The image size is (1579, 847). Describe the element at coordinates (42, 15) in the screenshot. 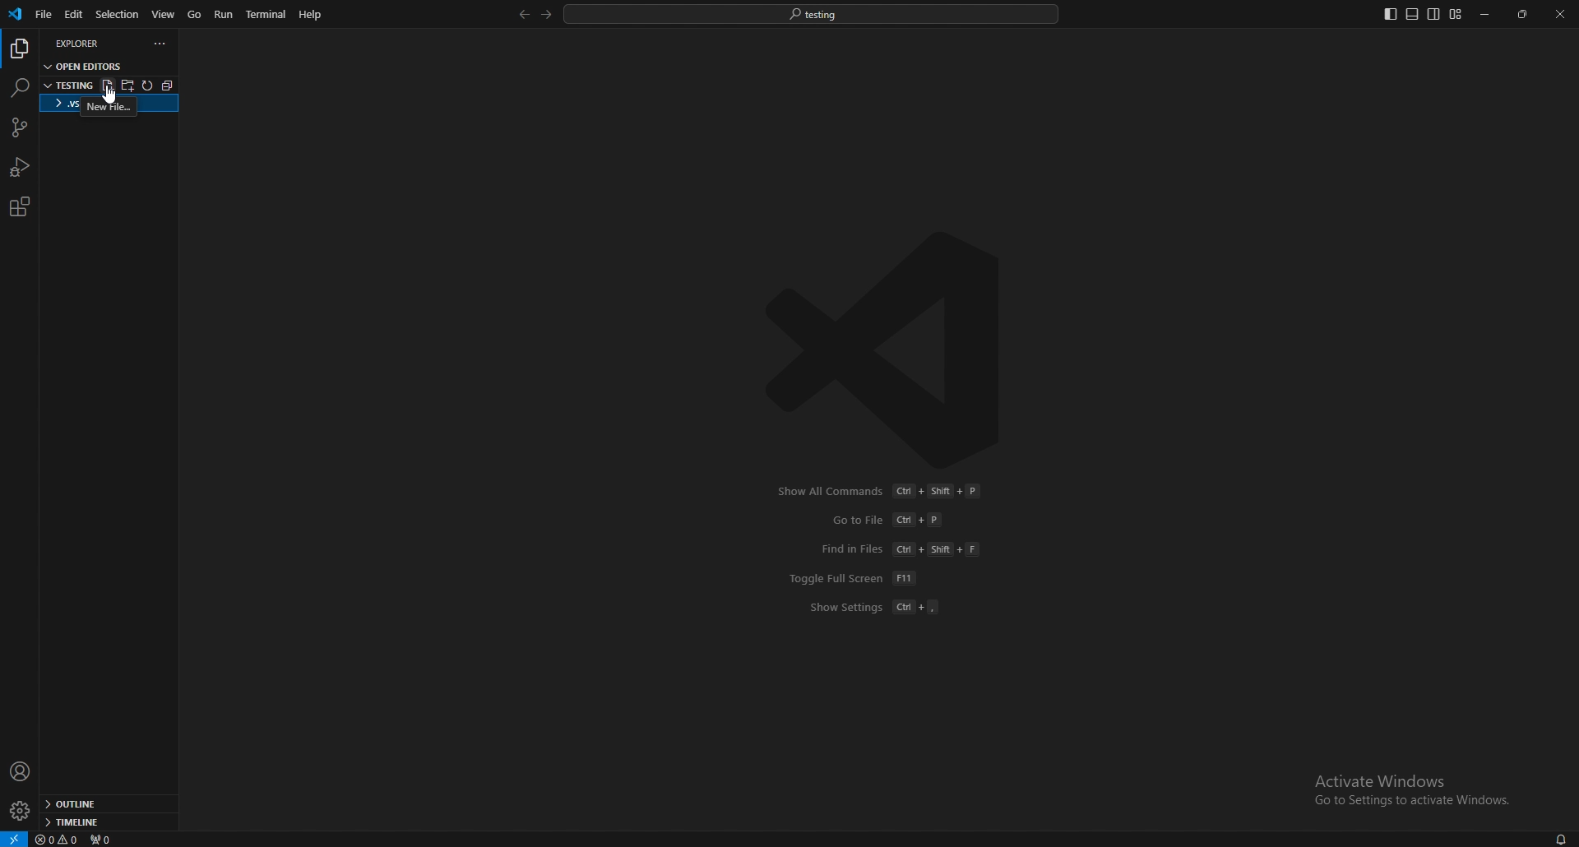

I see `file` at that location.